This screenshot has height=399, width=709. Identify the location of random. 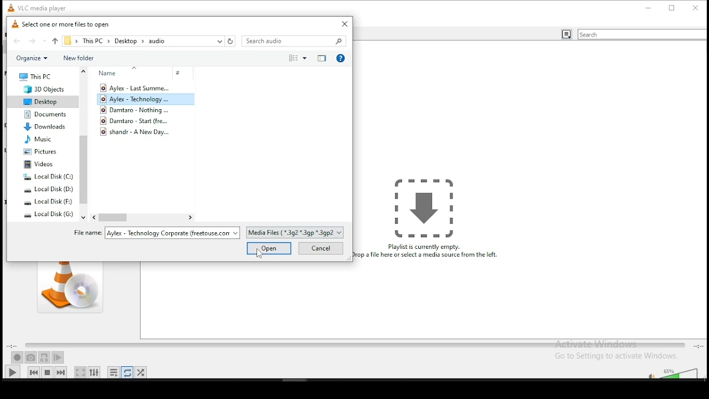
(141, 372).